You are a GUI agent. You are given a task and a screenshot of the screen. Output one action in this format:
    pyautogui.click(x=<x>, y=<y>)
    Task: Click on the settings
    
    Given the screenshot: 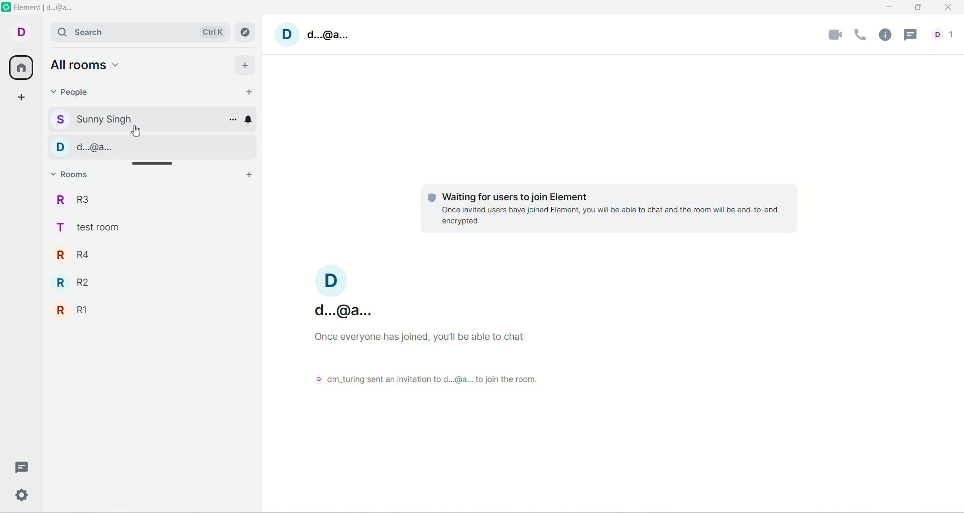 What is the action you would take?
    pyautogui.click(x=22, y=495)
    